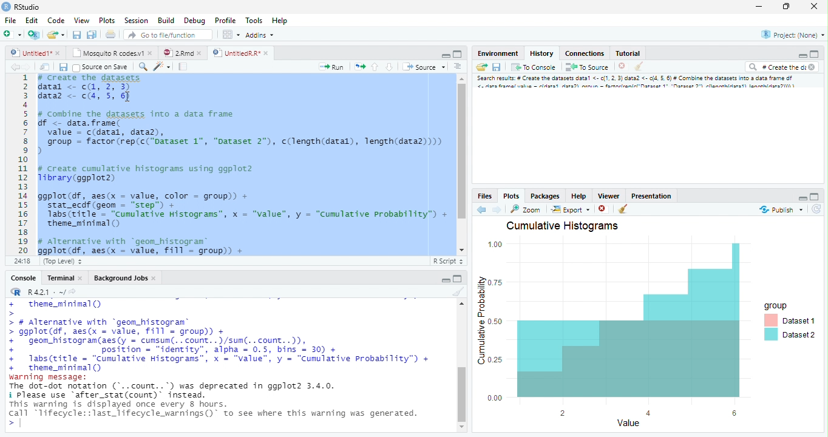  Describe the element at coordinates (497, 211) in the screenshot. I see `Next` at that location.